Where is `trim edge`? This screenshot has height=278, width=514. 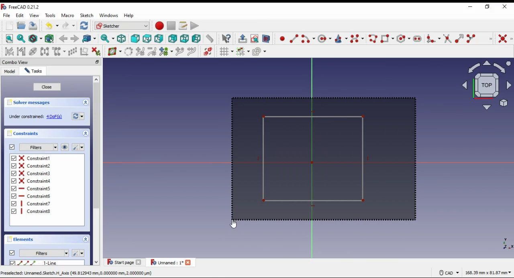 trim edge is located at coordinates (447, 38).